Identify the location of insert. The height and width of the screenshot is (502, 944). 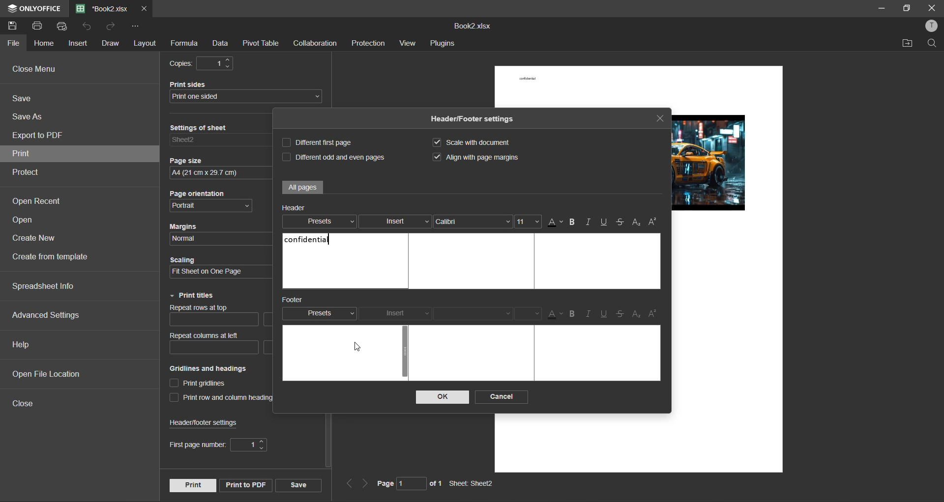
(397, 222).